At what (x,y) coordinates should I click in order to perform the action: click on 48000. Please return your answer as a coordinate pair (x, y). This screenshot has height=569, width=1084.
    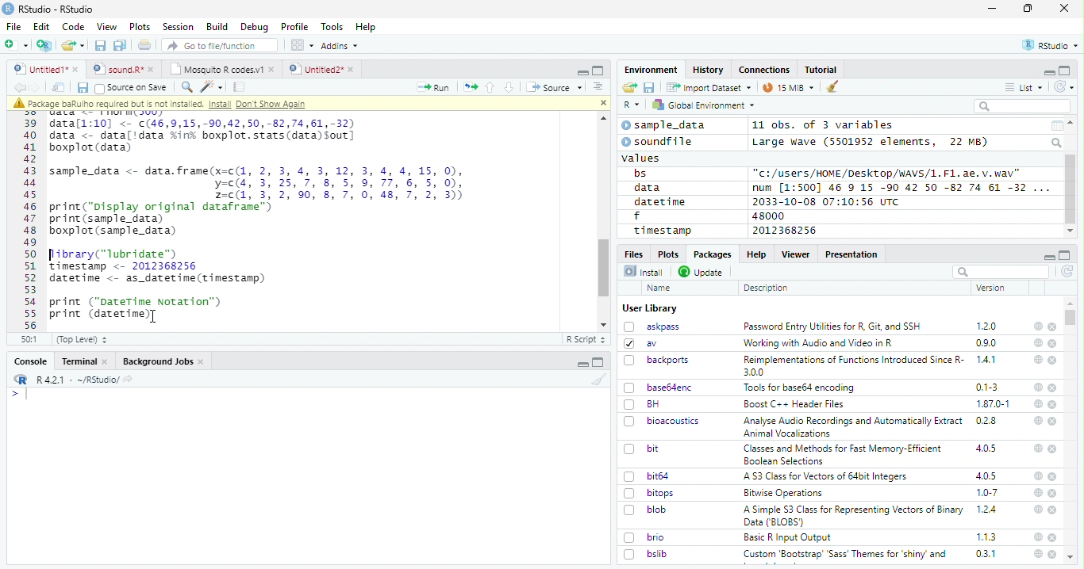
    Looking at the image, I should click on (767, 216).